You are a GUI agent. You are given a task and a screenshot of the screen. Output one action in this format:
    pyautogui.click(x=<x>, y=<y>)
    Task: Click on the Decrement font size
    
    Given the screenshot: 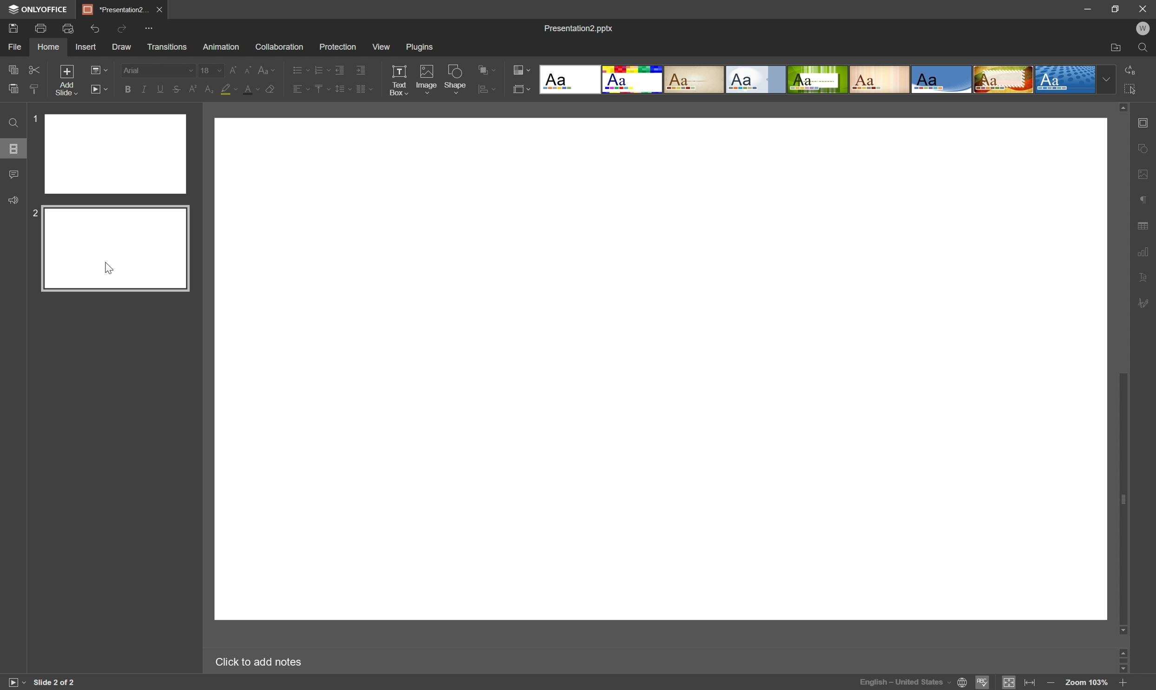 What is the action you would take?
    pyautogui.click(x=249, y=68)
    